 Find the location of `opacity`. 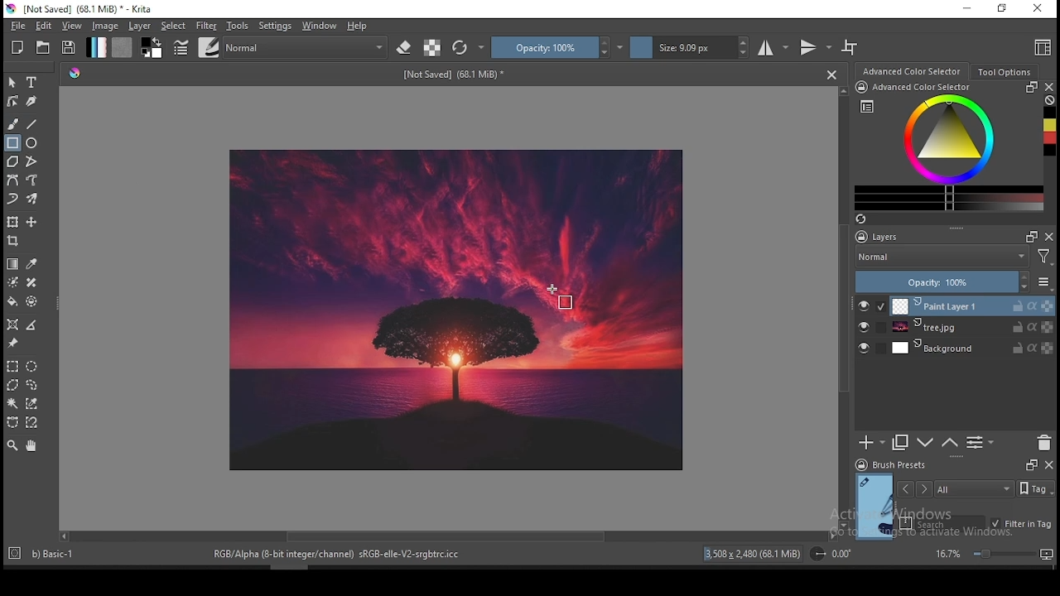

opacity is located at coordinates (954, 281).